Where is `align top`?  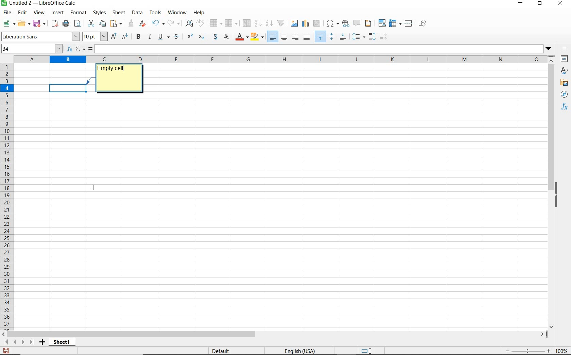 align top is located at coordinates (320, 36).